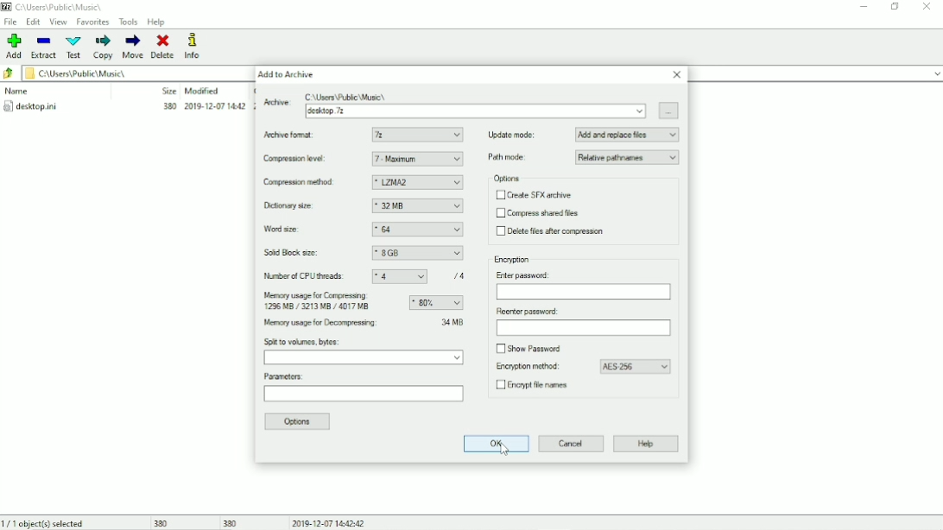 This screenshot has height=530, width=943. What do you see at coordinates (572, 444) in the screenshot?
I see `Cancel` at bounding box center [572, 444].